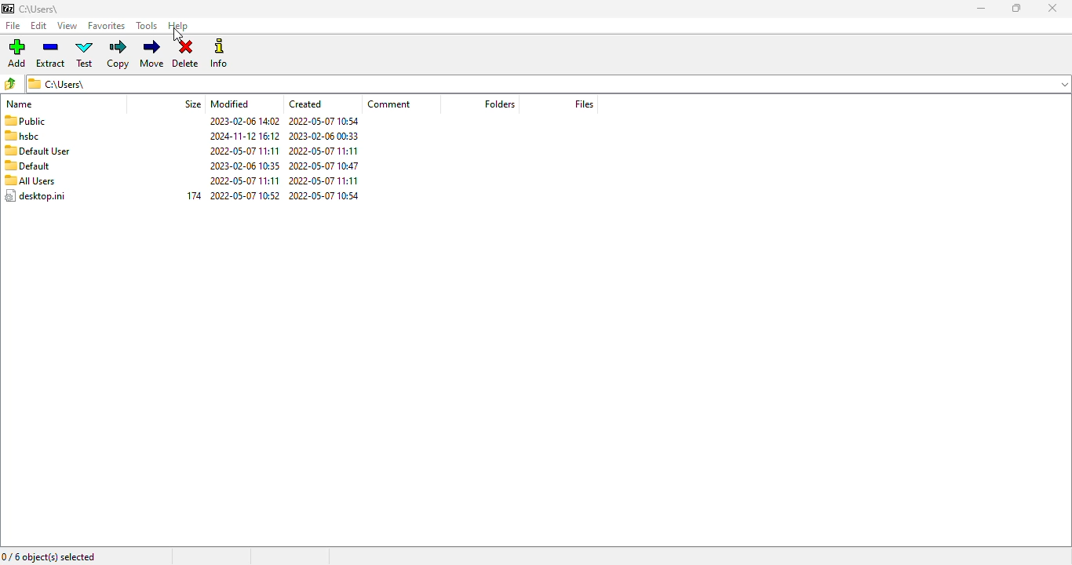 Image resolution: width=1072 pixels, height=565 pixels. I want to click on logo, so click(8, 9).